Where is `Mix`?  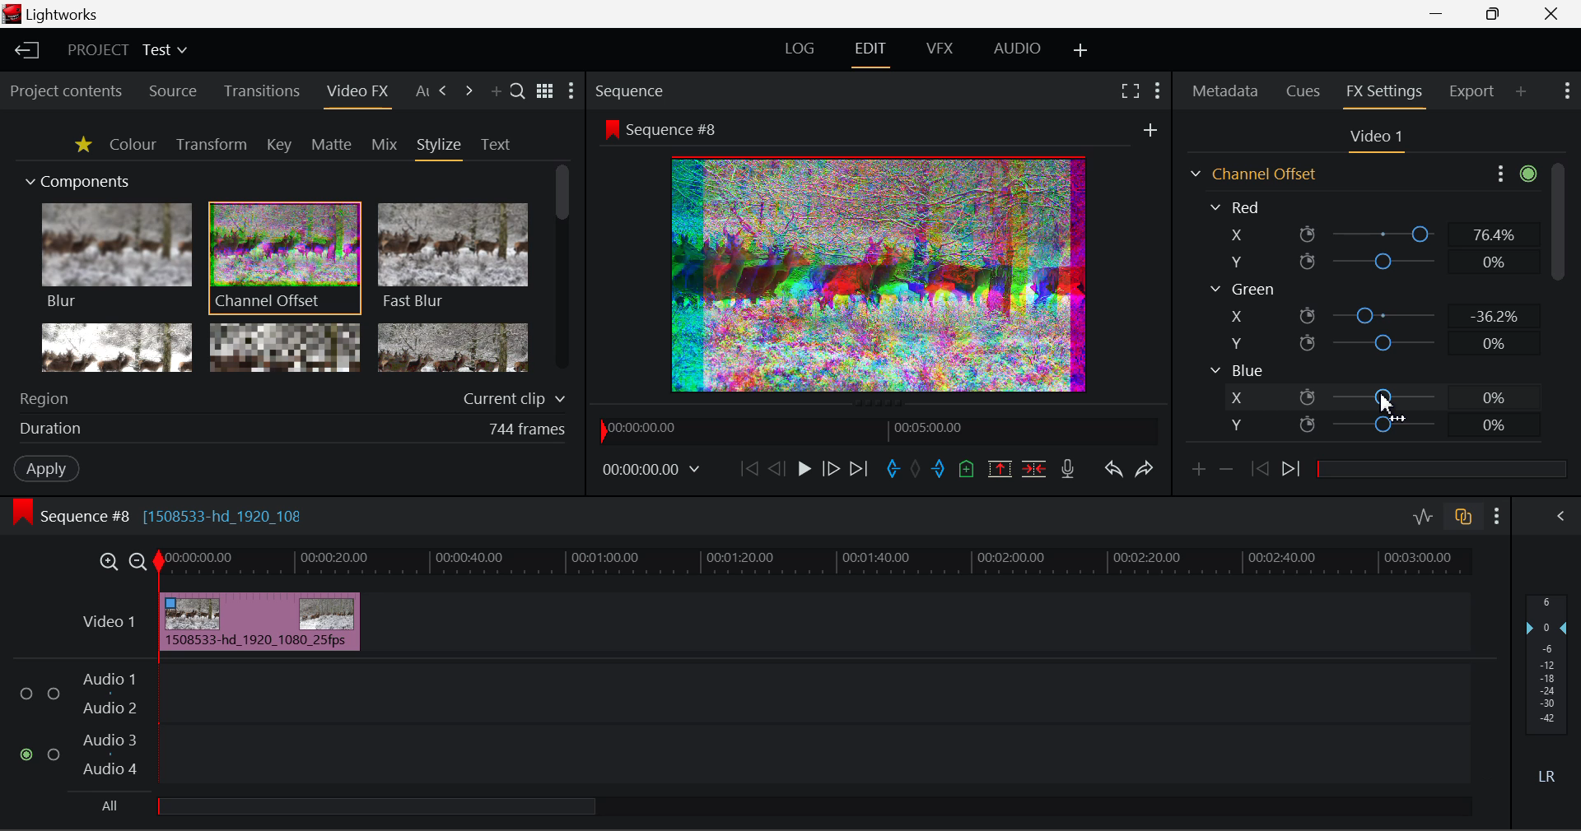
Mix is located at coordinates (385, 146).